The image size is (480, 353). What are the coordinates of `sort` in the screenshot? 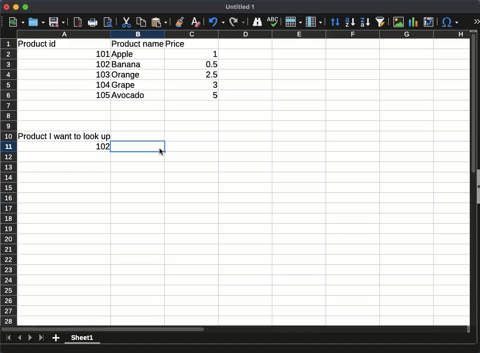 It's located at (335, 21).